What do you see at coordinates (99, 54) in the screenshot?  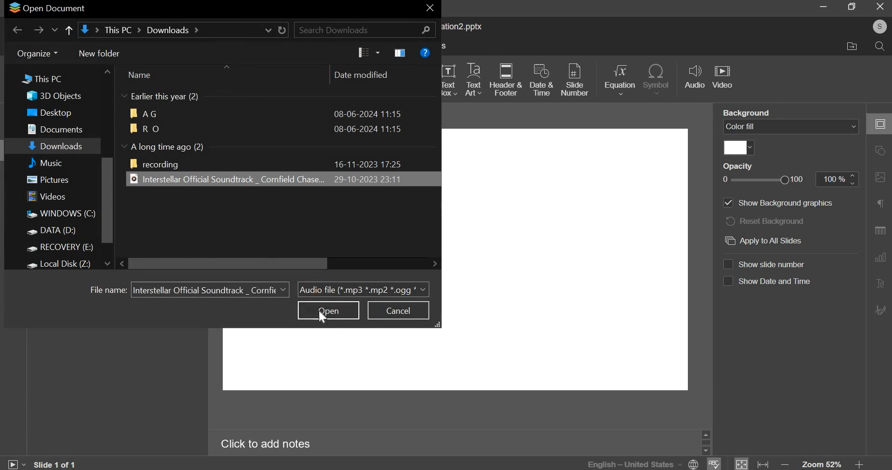 I see `new folder` at bounding box center [99, 54].